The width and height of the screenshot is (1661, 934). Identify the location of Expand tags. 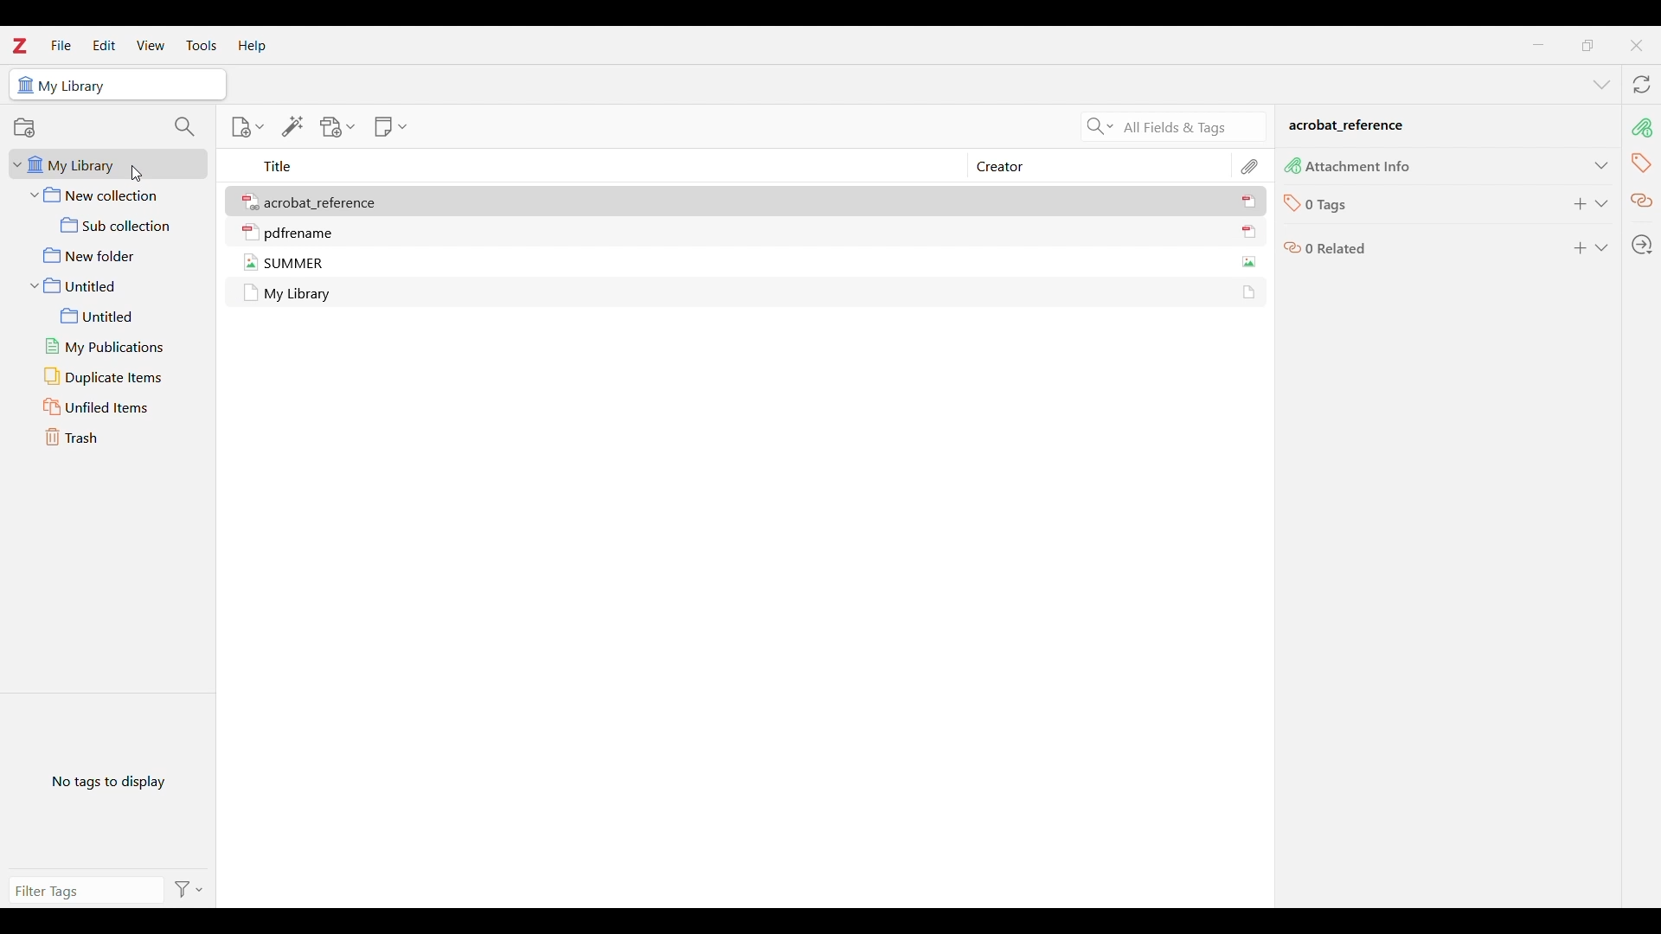
(1601, 204).